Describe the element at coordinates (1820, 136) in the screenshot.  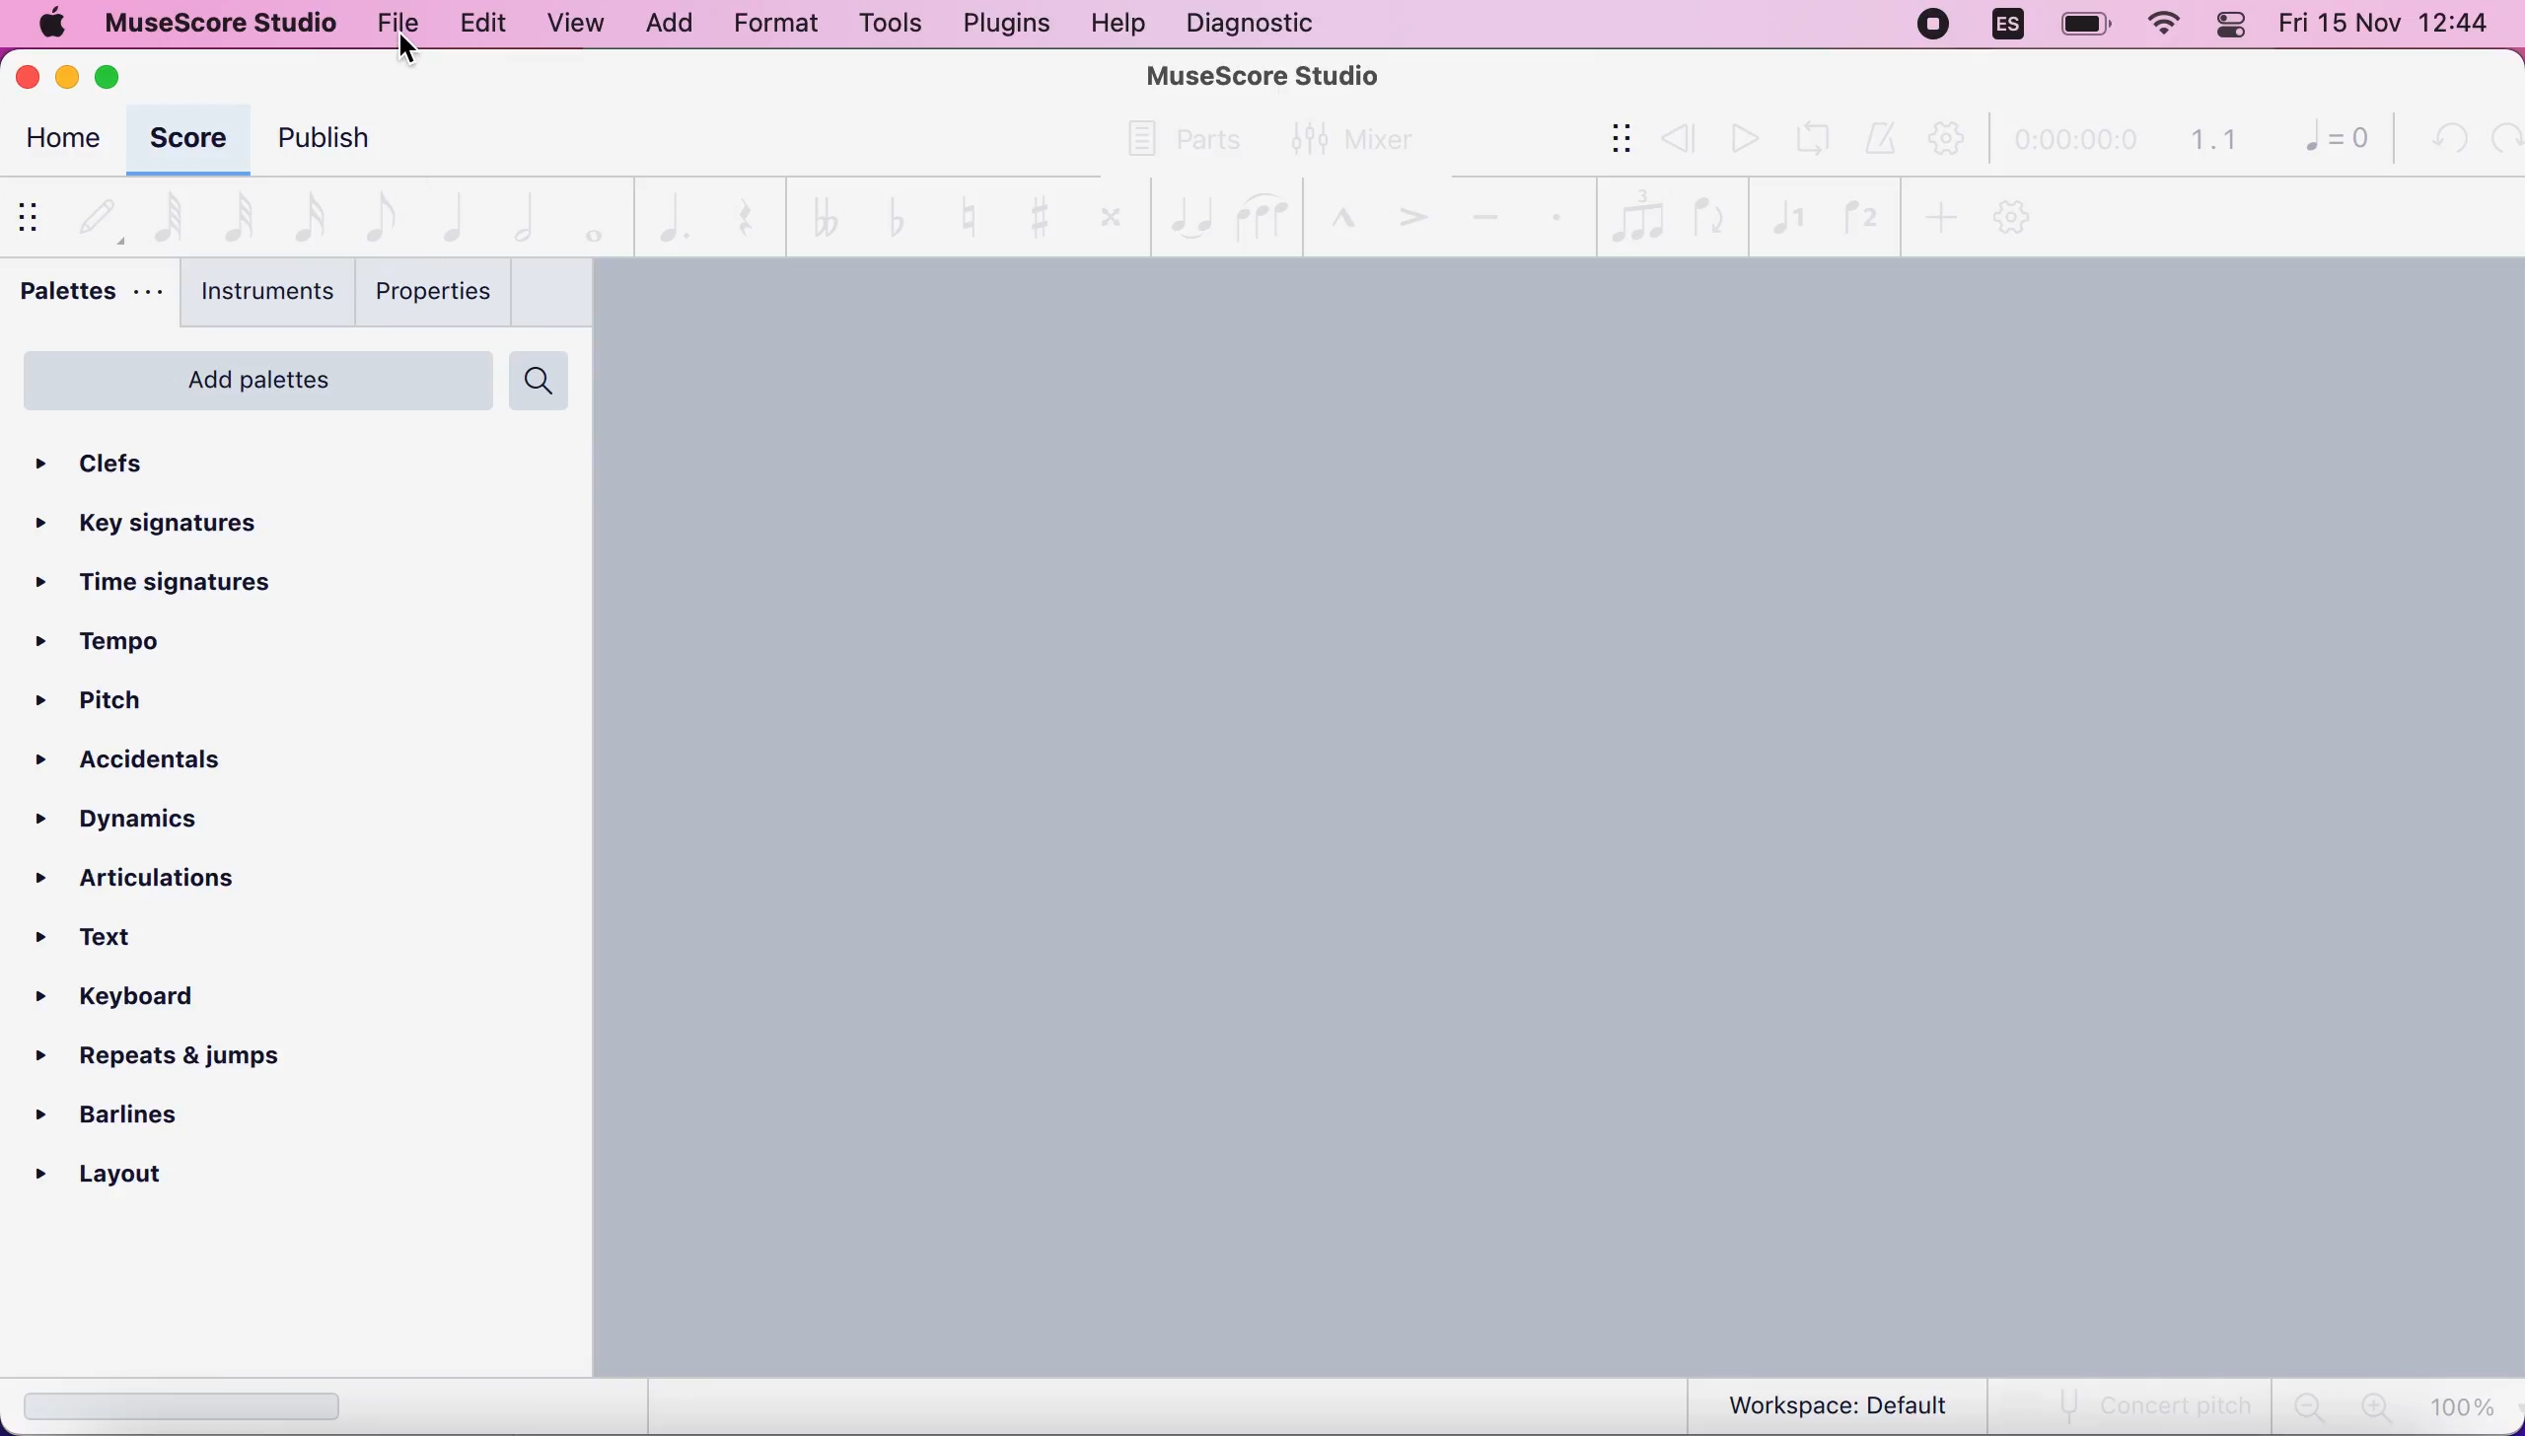
I see `playback loop` at that location.